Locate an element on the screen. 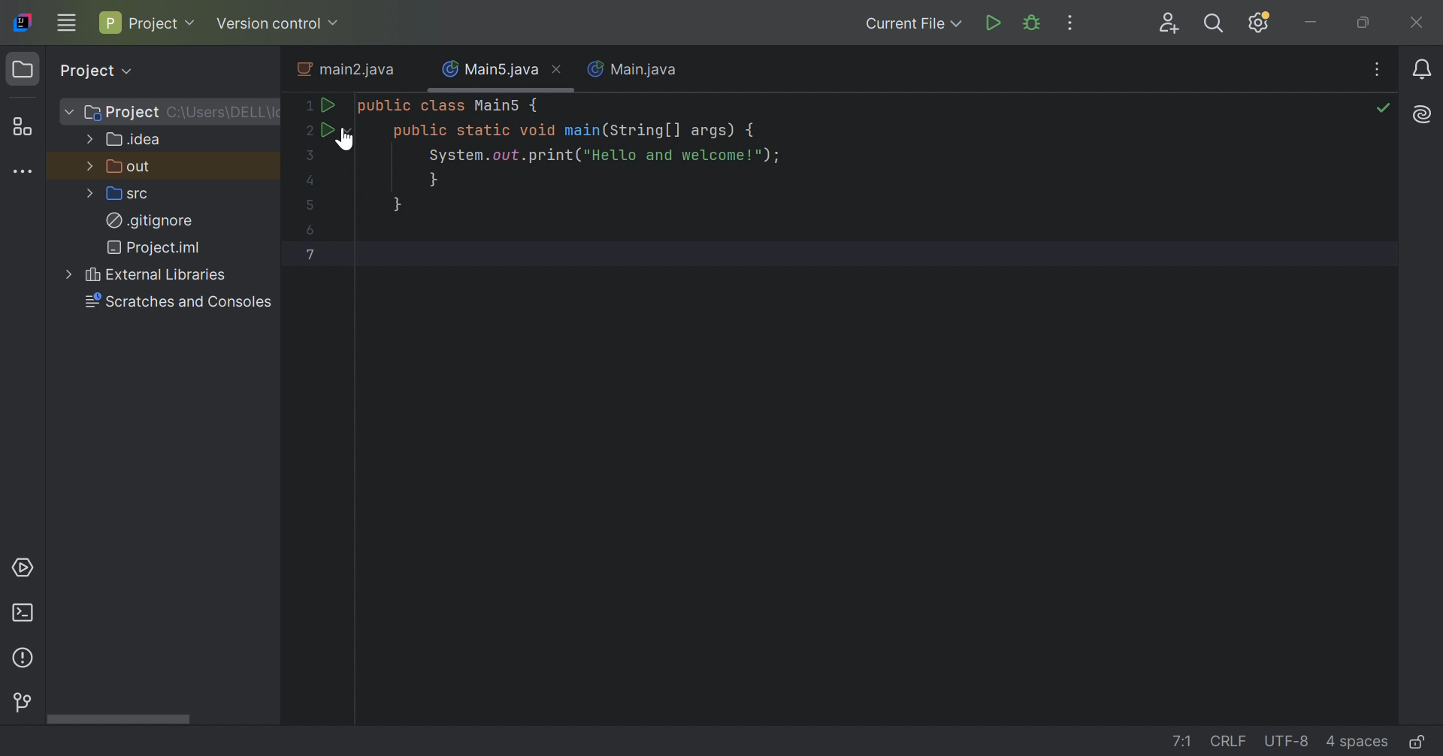 The width and height of the screenshot is (1443, 756). Current File is located at coordinates (915, 25).